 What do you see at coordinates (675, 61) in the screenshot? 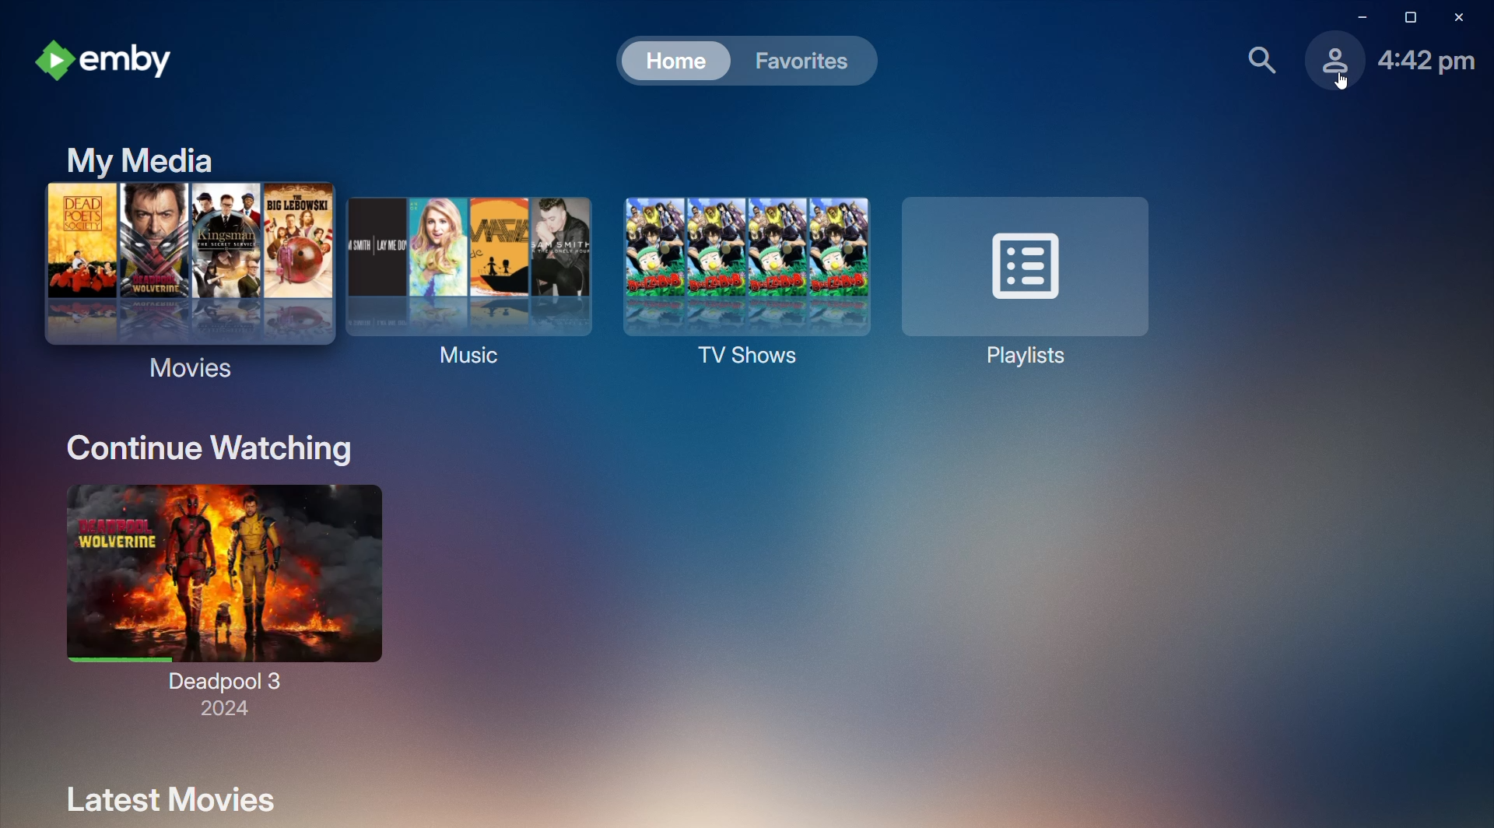
I see `Home` at bounding box center [675, 61].